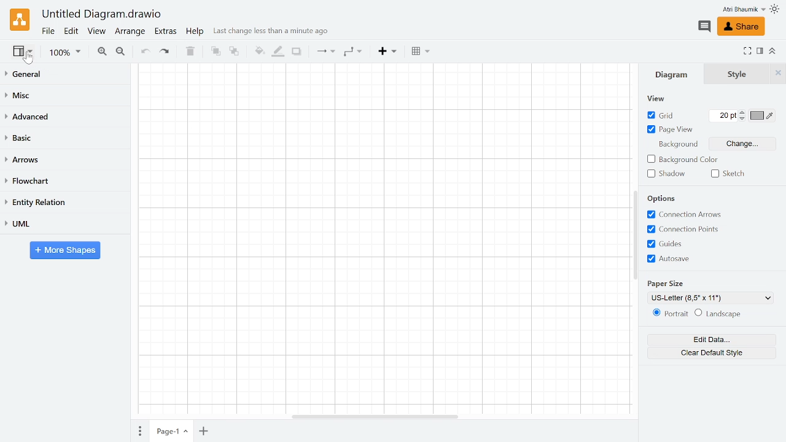  What do you see at coordinates (62, 117) in the screenshot?
I see `Advanced` at bounding box center [62, 117].